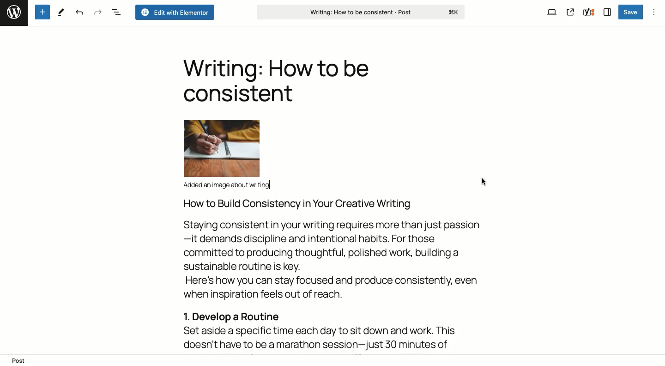 Image resolution: width=665 pixels, height=366 pixels. What do you see at coordinates (97, 12) in the screenshot?
I see `Redo` at bounding box center [97, 12].